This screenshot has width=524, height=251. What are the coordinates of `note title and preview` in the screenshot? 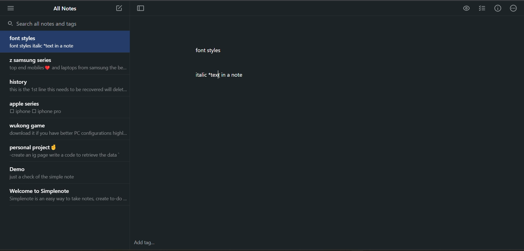 It's located at (49, 172).